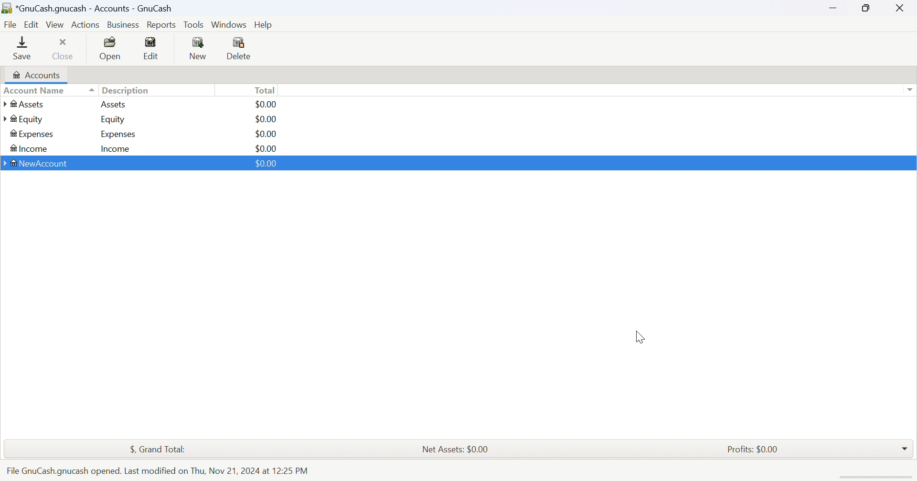 This screenshot has height=481, width=917. What do you see at coordinates (455, 450) in the screenshot?
I see `Net Assets: $0.00` at bounding box center [455, 450].